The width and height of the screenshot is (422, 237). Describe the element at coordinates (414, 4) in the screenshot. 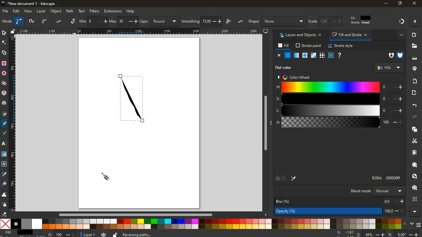

I see `close` at that location.